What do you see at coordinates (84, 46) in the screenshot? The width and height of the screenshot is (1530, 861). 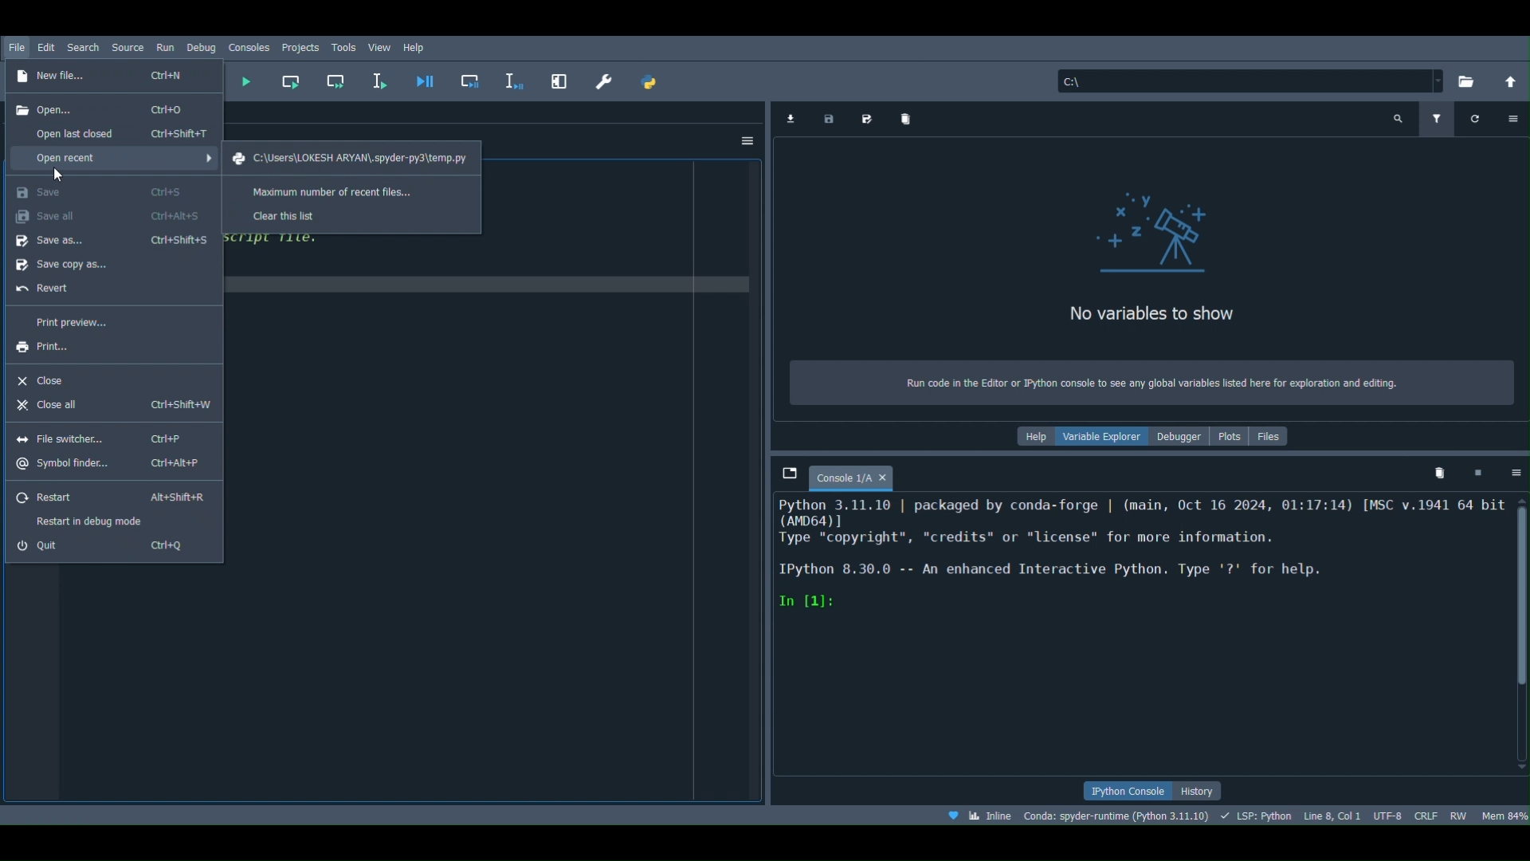 I see `Search` at bounding box center [84, 46].